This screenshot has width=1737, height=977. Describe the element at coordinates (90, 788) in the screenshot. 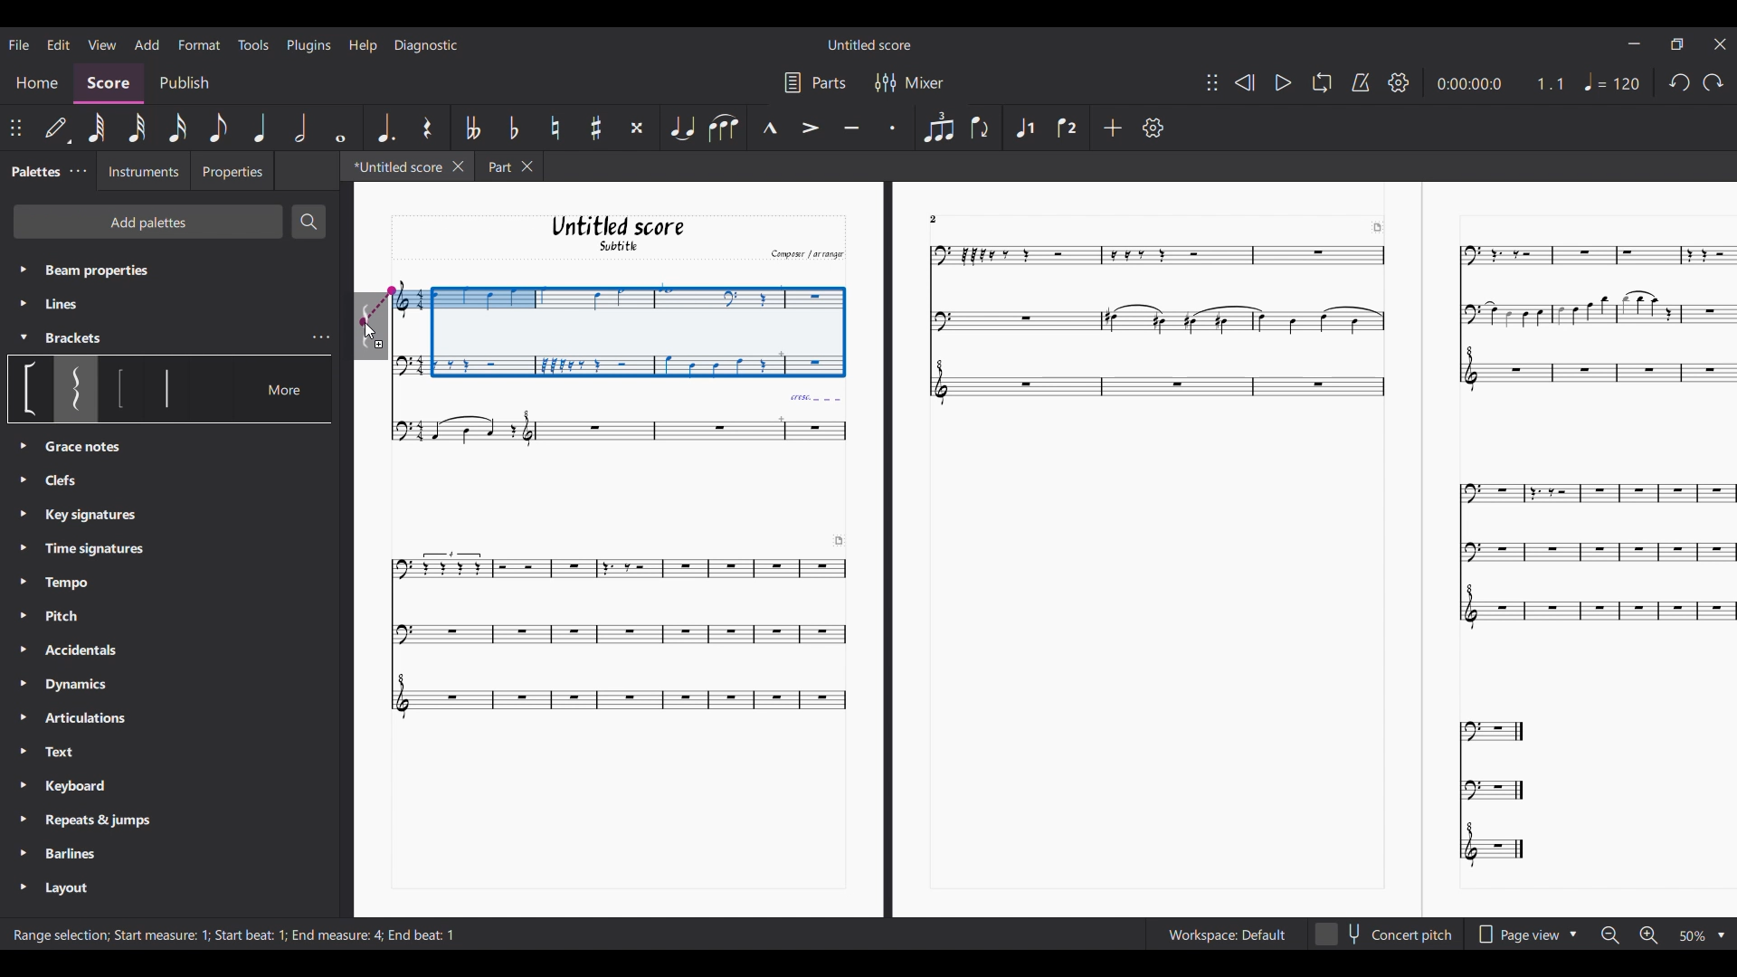

I see `Keyboard` at that location.